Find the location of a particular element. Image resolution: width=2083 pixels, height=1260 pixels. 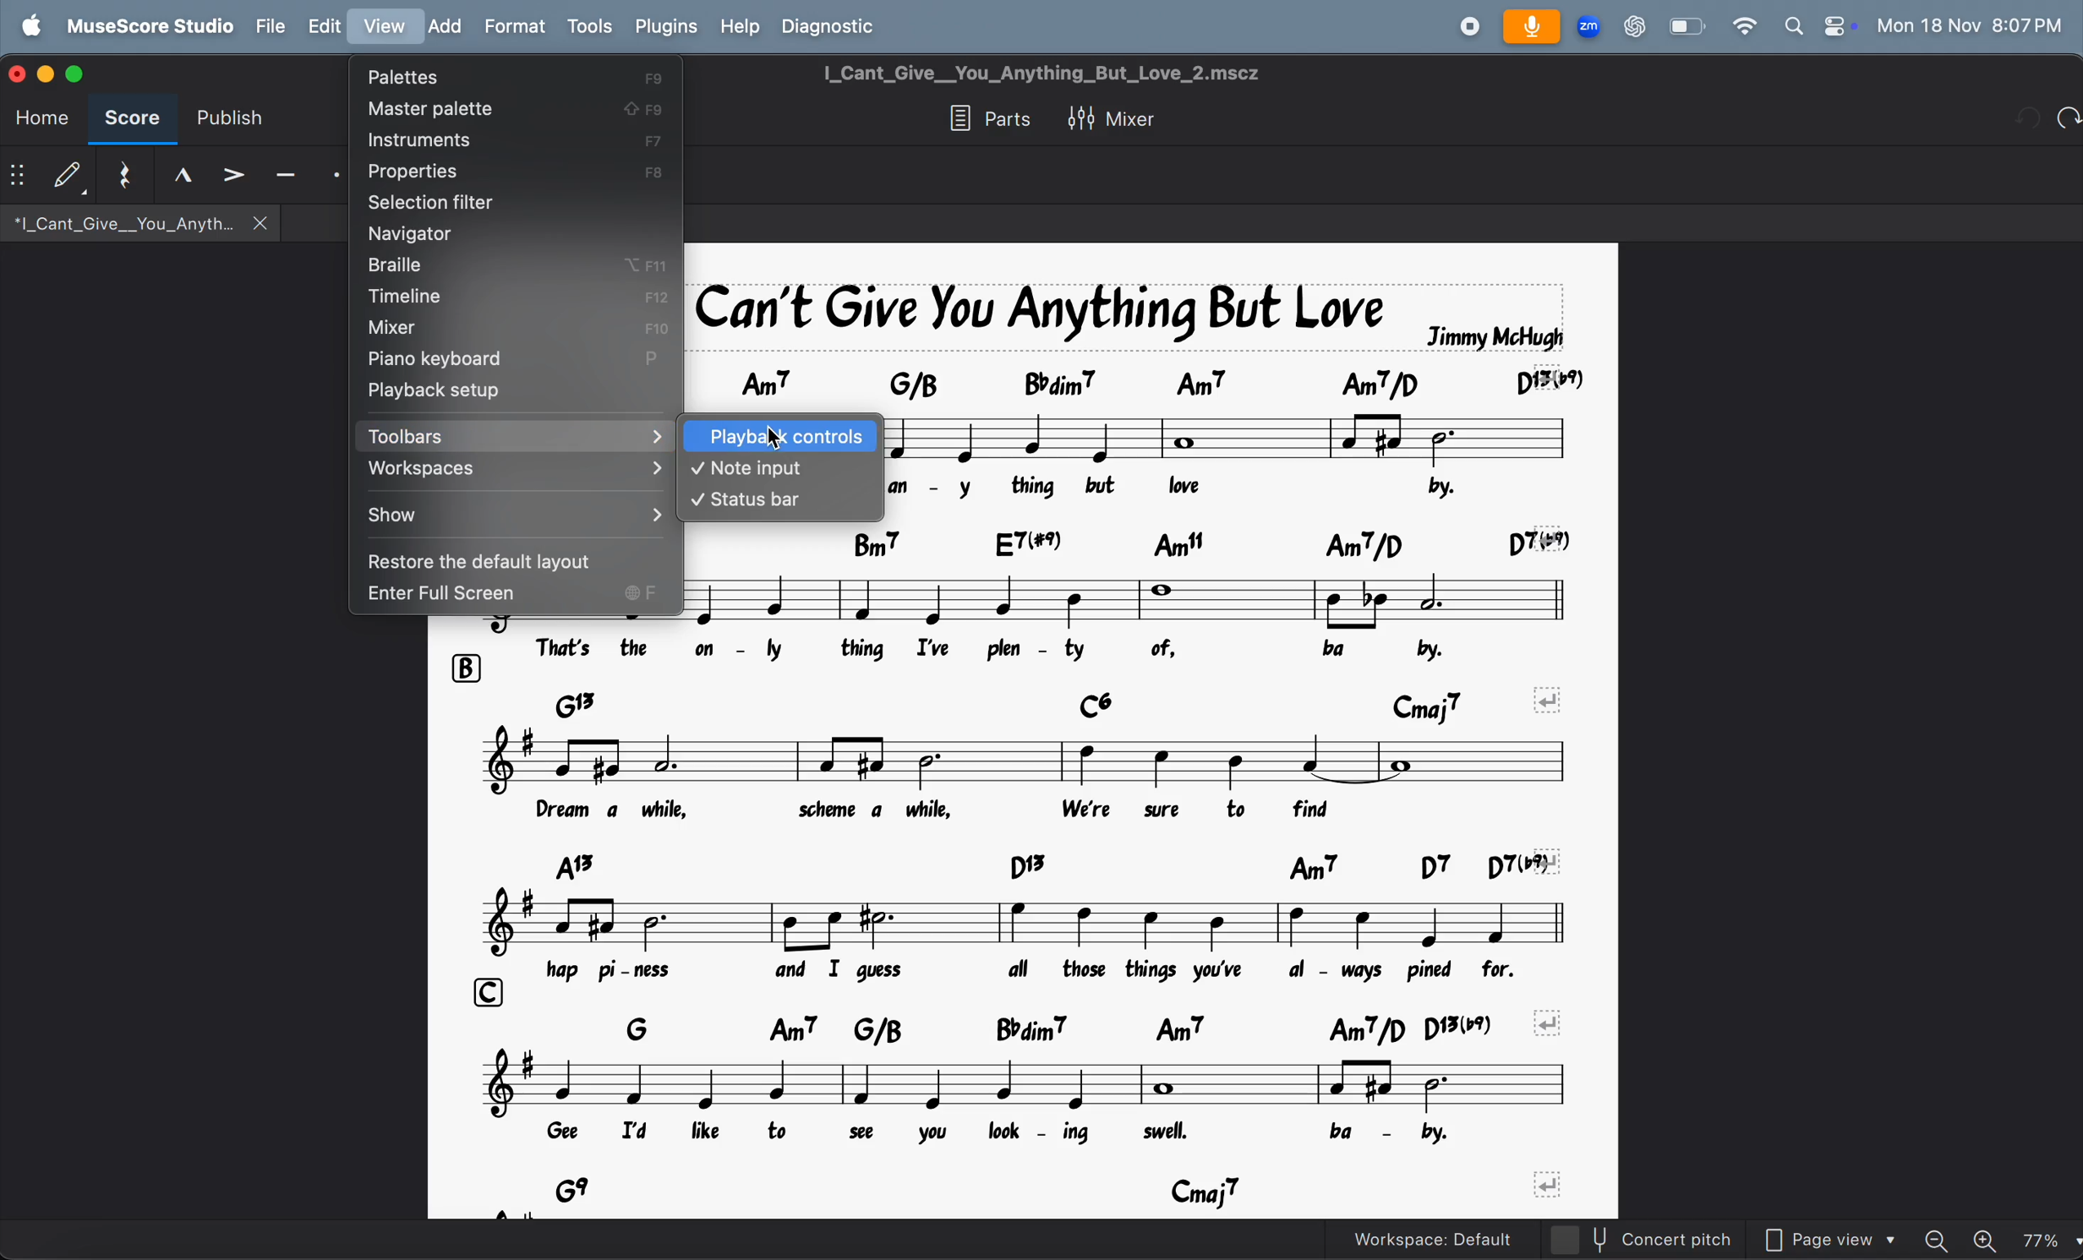

format is located at coordinates (515, 27).